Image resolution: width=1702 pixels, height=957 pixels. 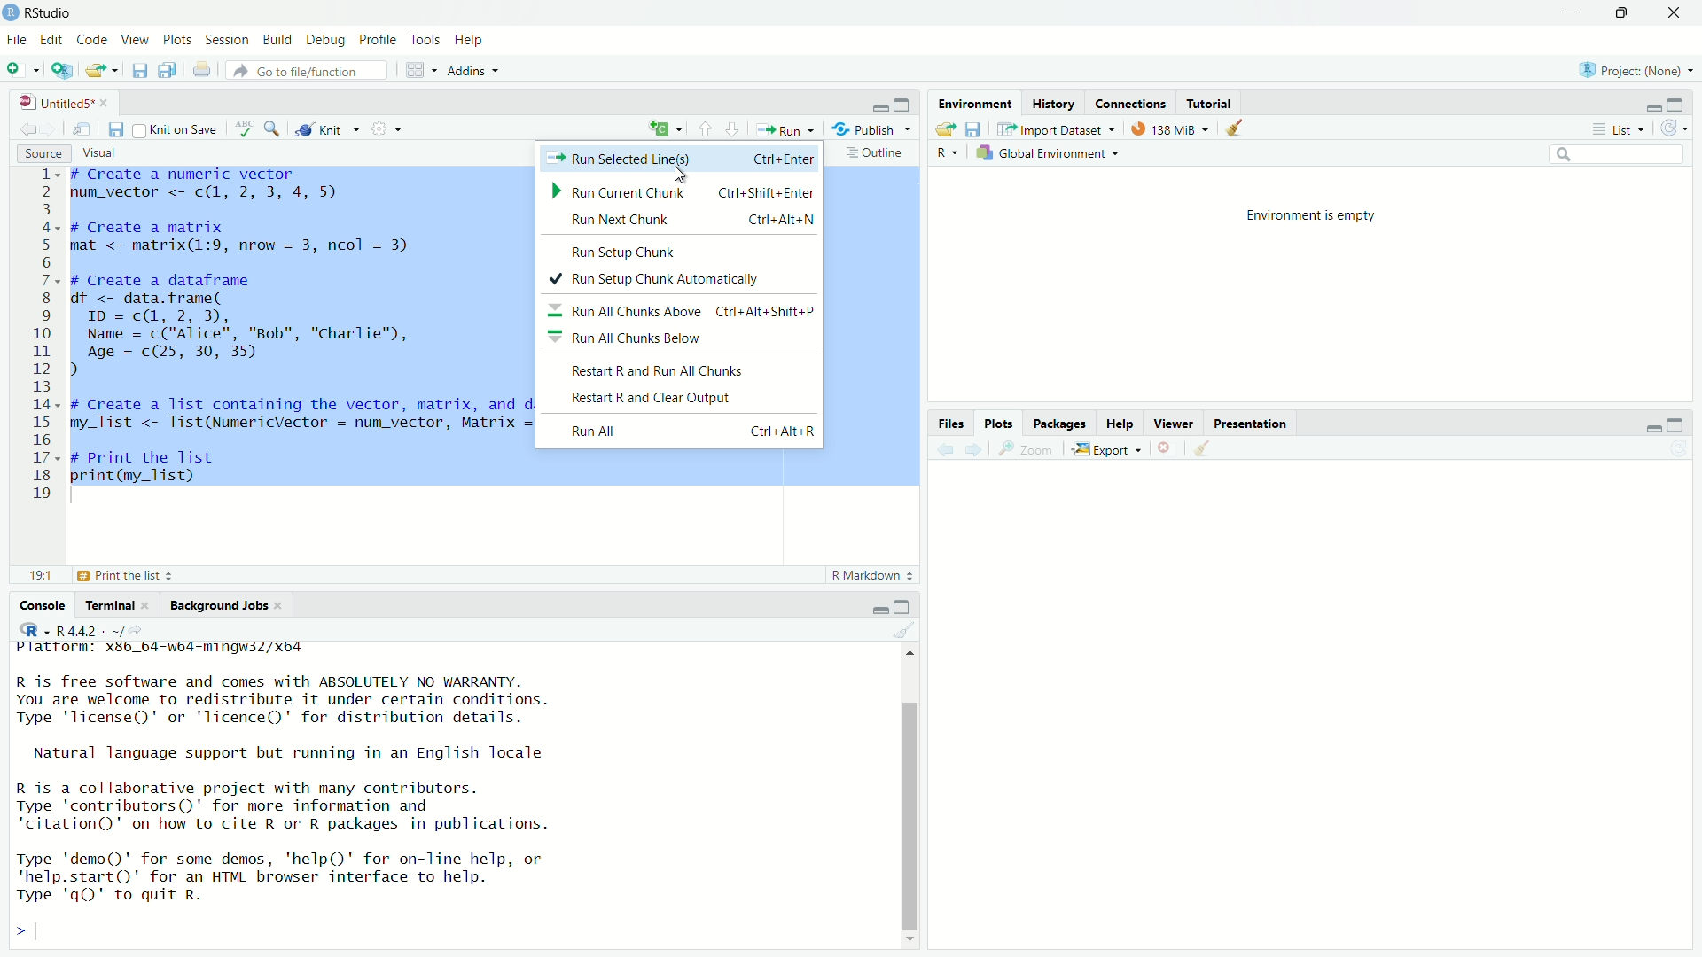 What do you see at coordinates (902, 102) in the screenshot?
I see `maximise` at bounding box center [902, 102].